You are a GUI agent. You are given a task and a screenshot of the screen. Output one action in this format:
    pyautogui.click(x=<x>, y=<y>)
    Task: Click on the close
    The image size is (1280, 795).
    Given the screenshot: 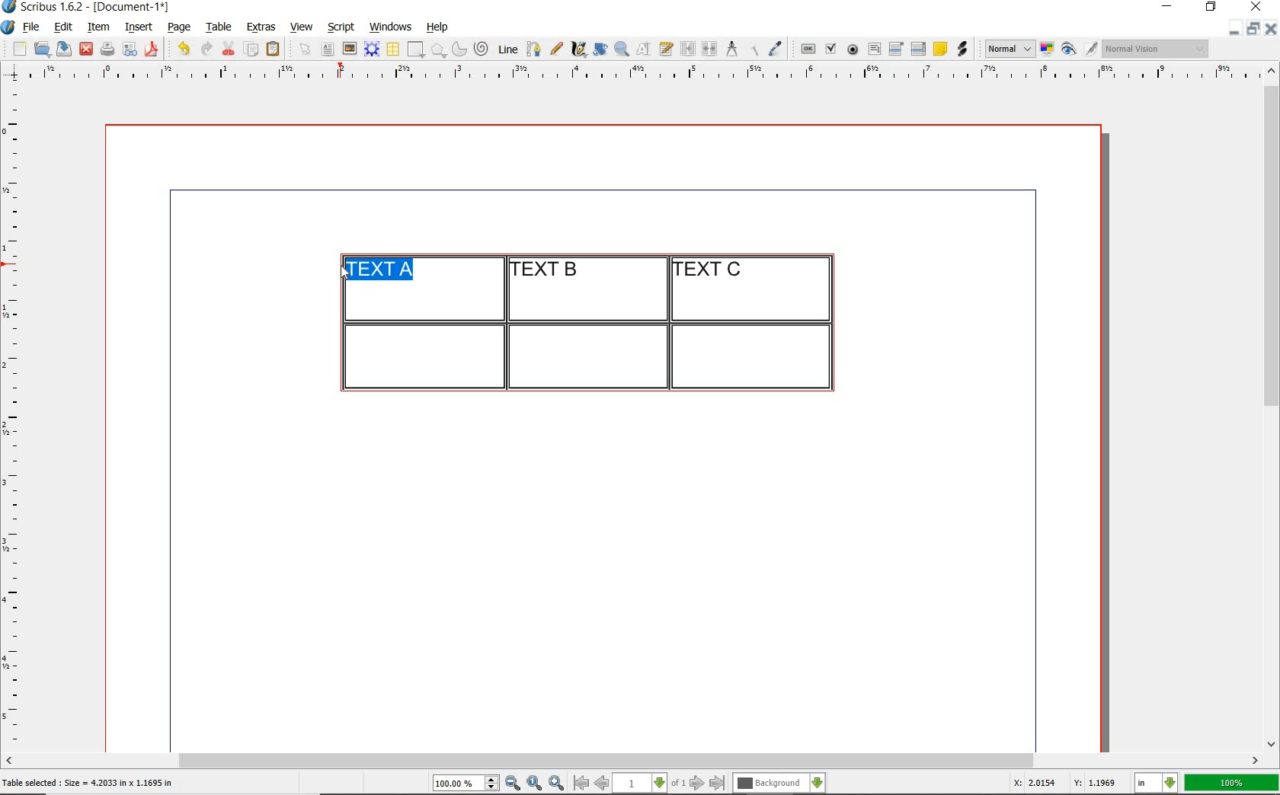 What is the action you would take?
    pyautogui.click(x=1271, y=28)
    